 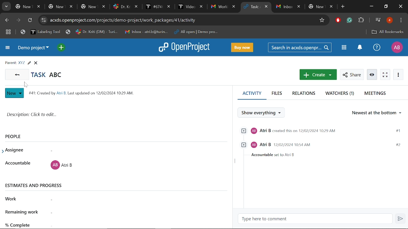 What do you see at coordinates (27, 84) in the screenshot?
I see `cursor` at bounding box center [27, 84].